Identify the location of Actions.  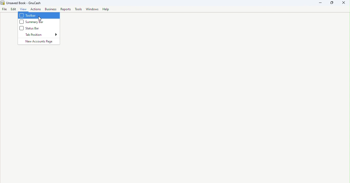
(36, 10).